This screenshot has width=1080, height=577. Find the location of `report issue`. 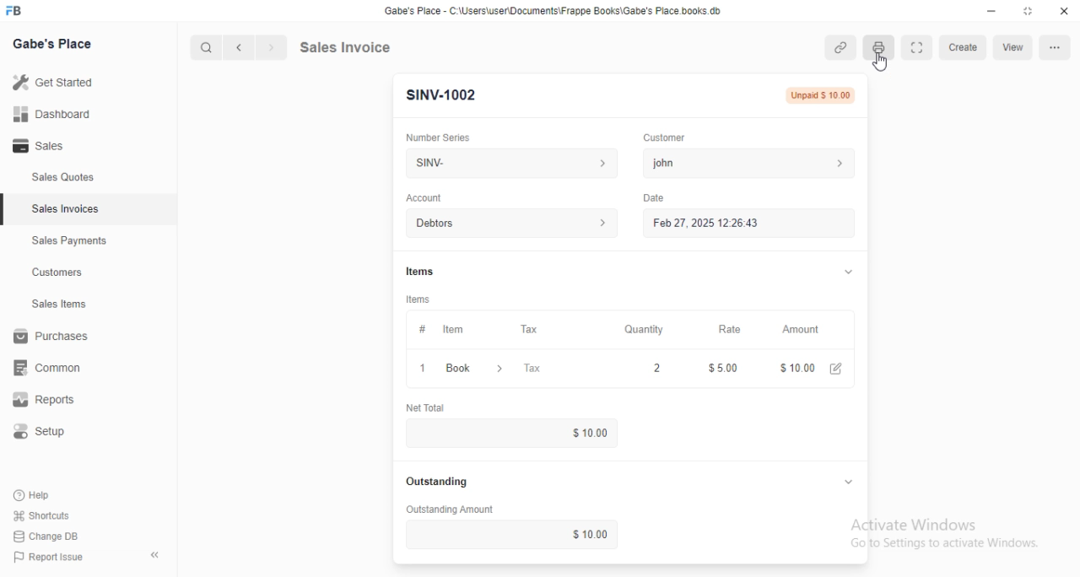

report issue is located at coordinates (48, 557).